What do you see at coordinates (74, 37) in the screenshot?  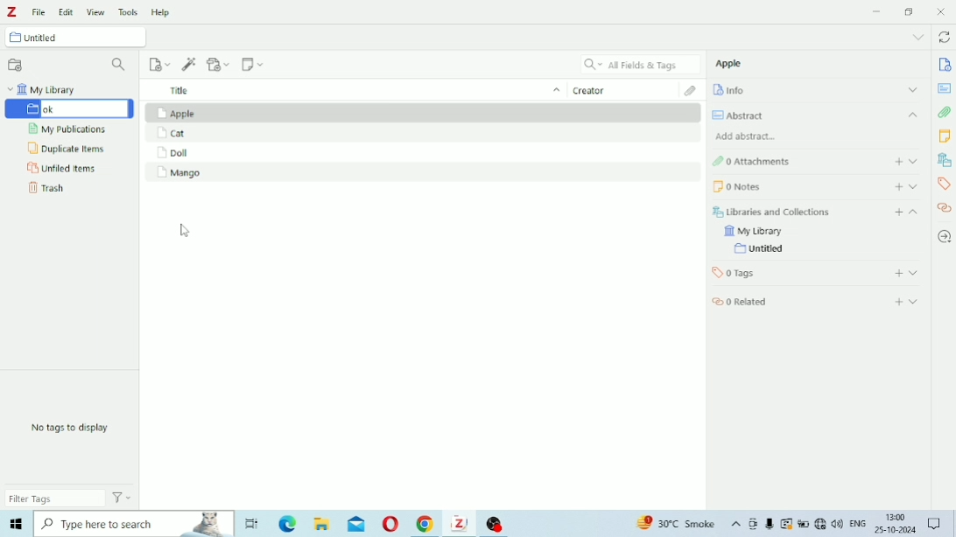 I see `Untitled` at bounding box center [74, 37].